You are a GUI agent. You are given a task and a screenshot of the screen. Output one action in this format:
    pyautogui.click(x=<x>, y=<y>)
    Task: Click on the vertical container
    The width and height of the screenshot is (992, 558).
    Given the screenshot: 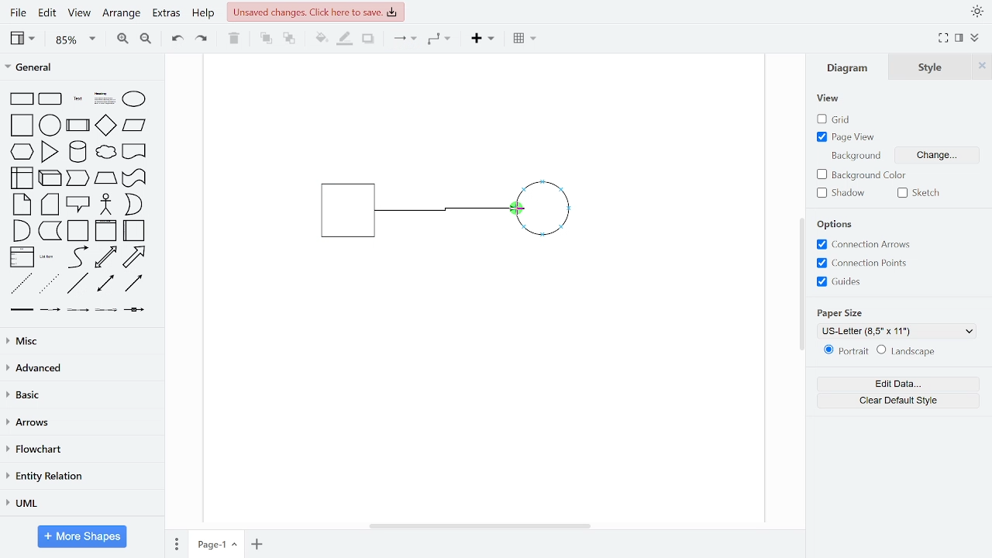 What is the action you would take?
    pyautogui.click(x=105, y=231)
    